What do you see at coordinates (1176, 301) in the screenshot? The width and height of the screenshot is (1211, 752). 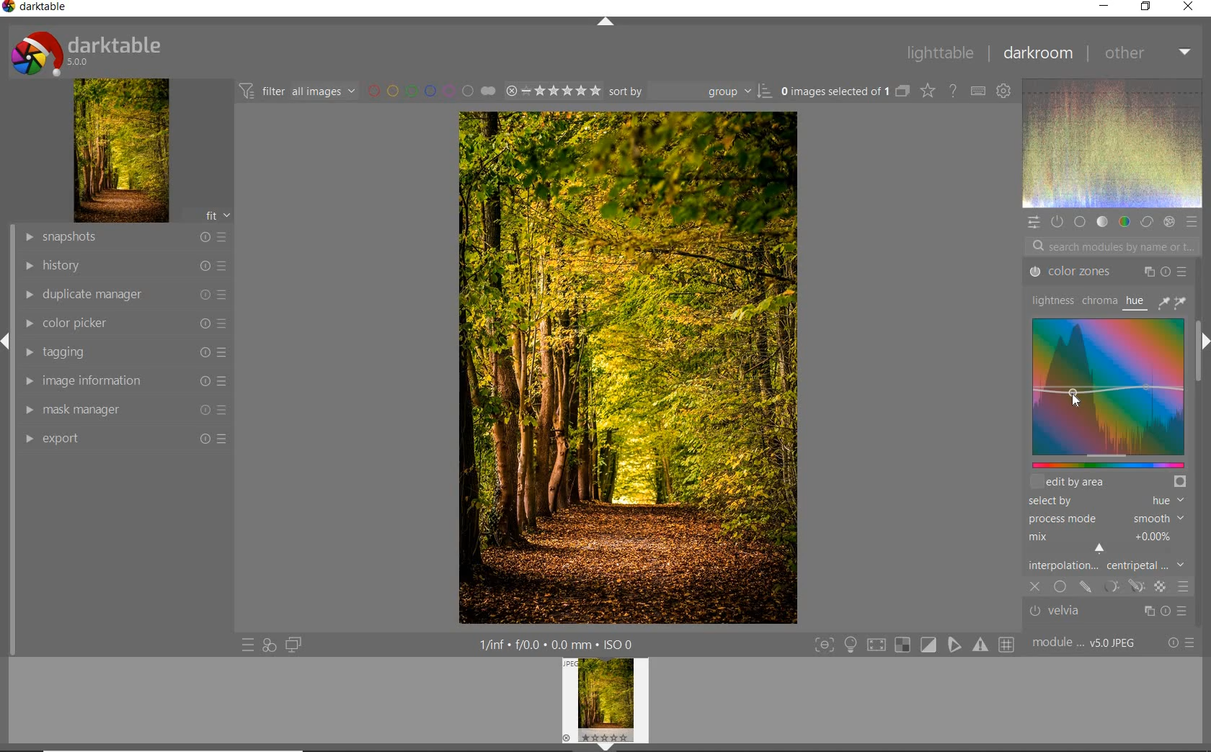 I see `color picker tools` at bounding box center [1176, 301].